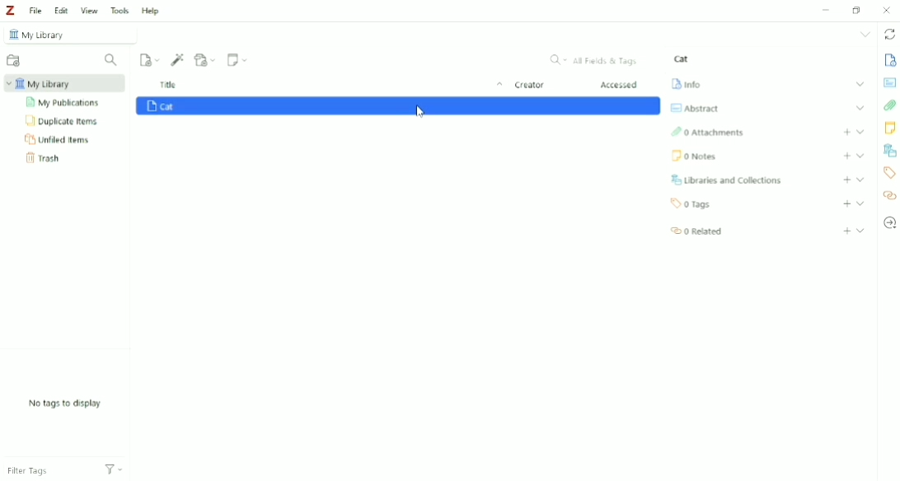 The image size is (900, 481). I want to click on Creator, so click(529, 86).